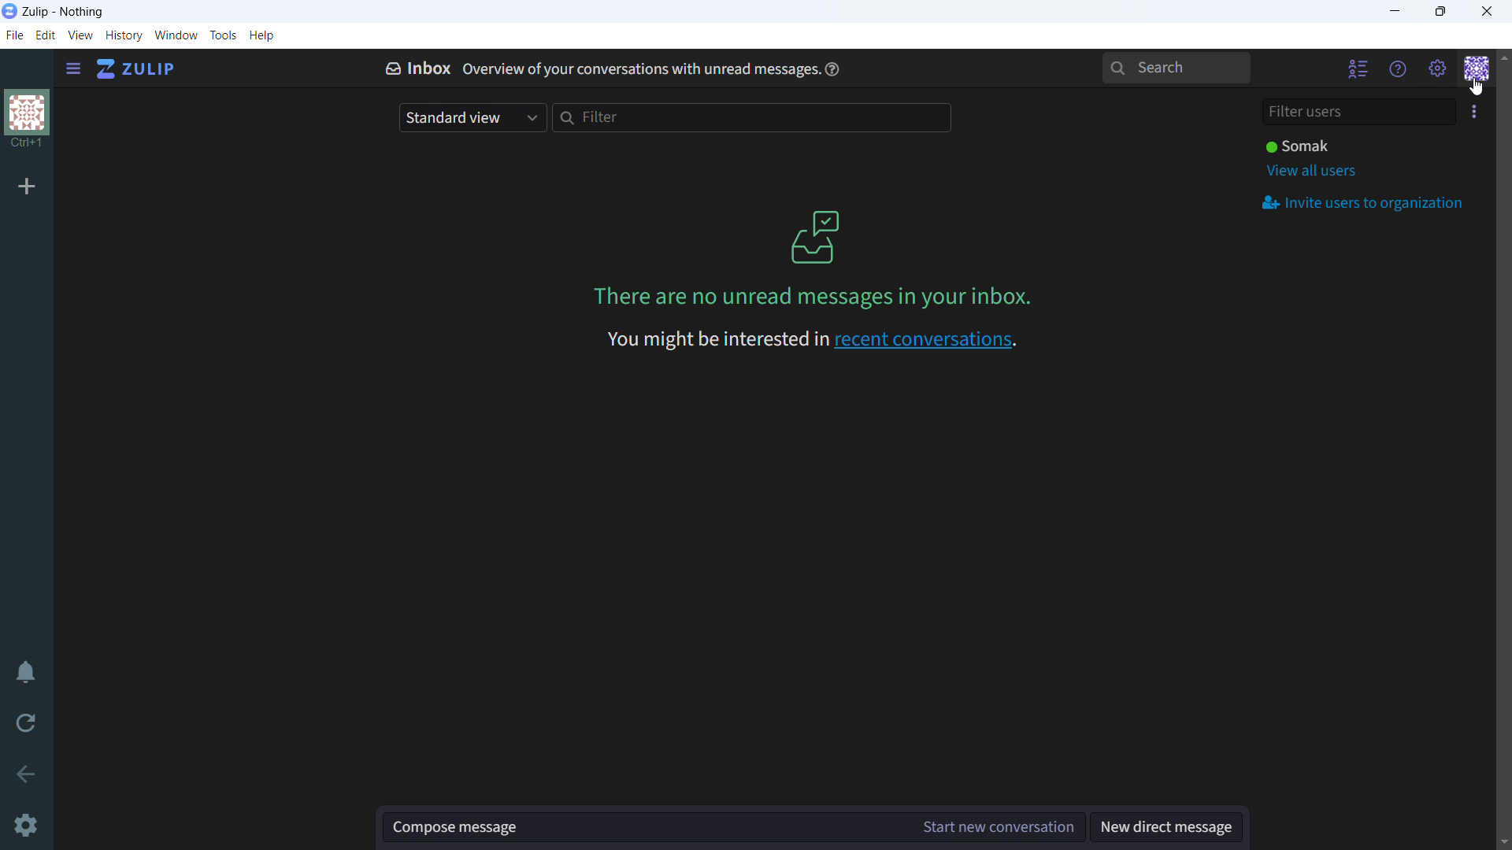 This screenshot has width=1512, height=850. I want to click on filter users, so click(1358, 111).